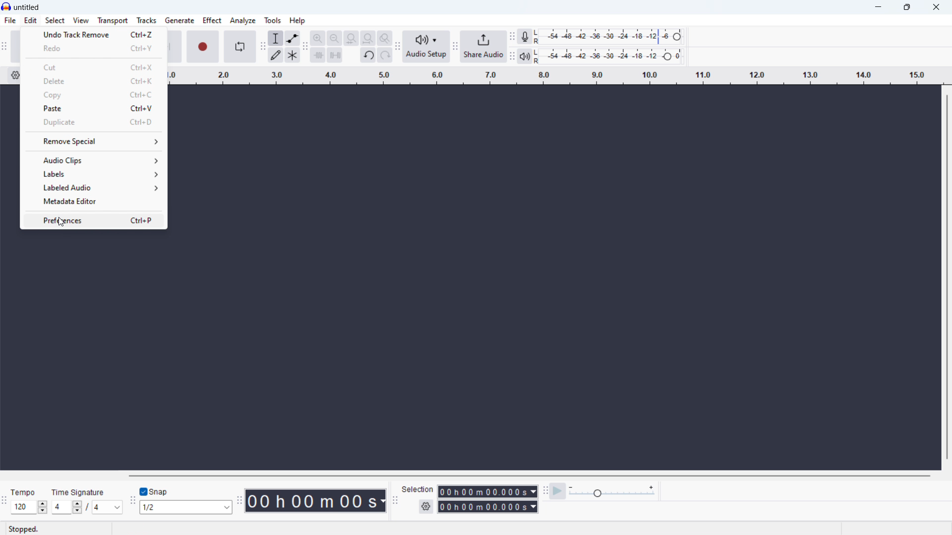 The height and width of the screenshot is (535, 952). I want to click on share audio, so click(483, 47).